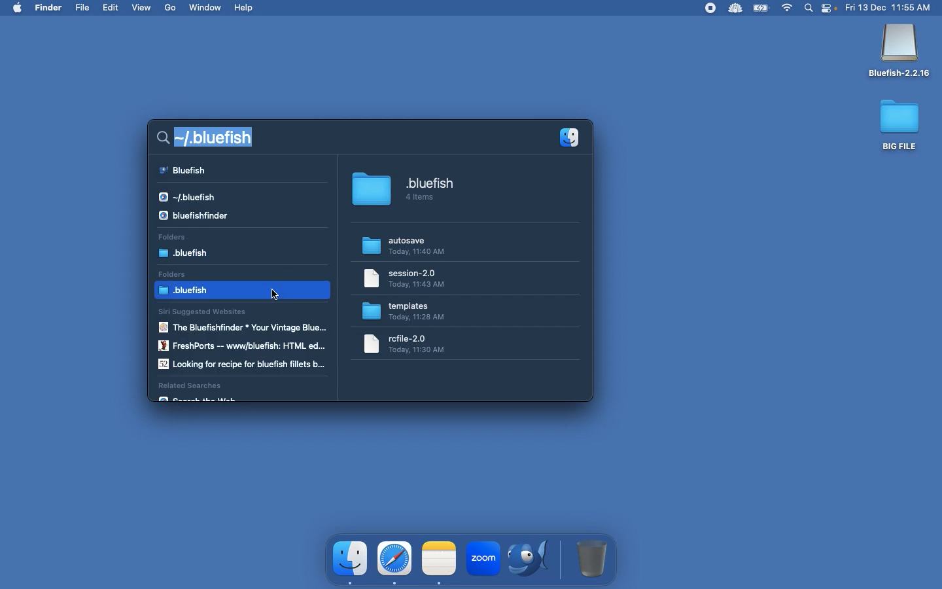  Describe the element at coordinates (761, 9) in the screenshot. I see `Charge` at that location.